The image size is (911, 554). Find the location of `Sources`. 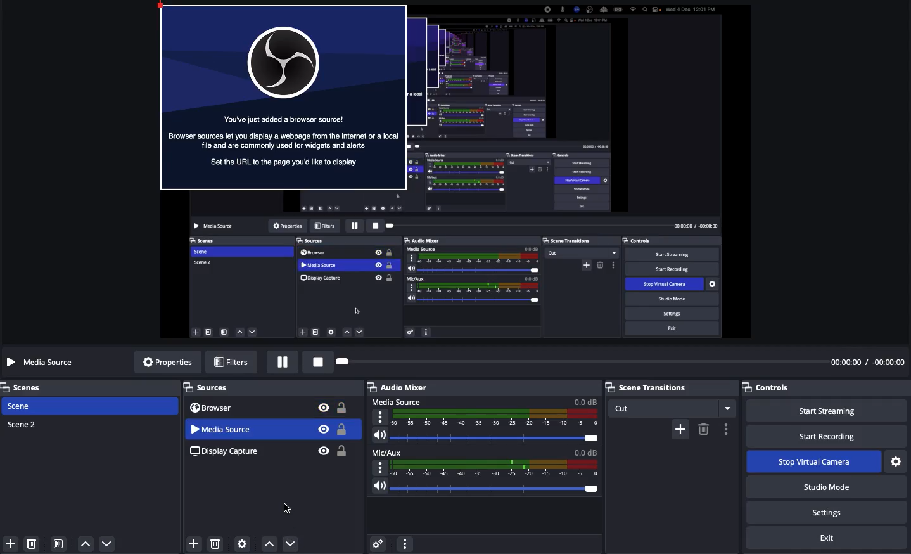

Sources is located at coordinates (209, 387).